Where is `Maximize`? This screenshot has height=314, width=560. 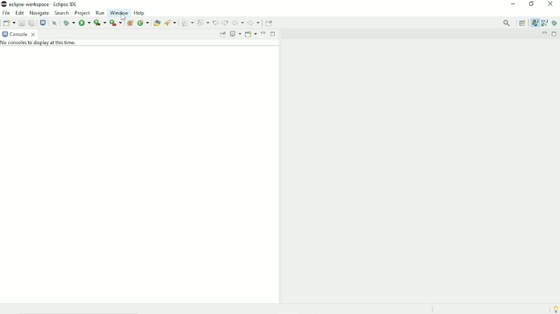 Maximize is located at coordinates (273, 33).